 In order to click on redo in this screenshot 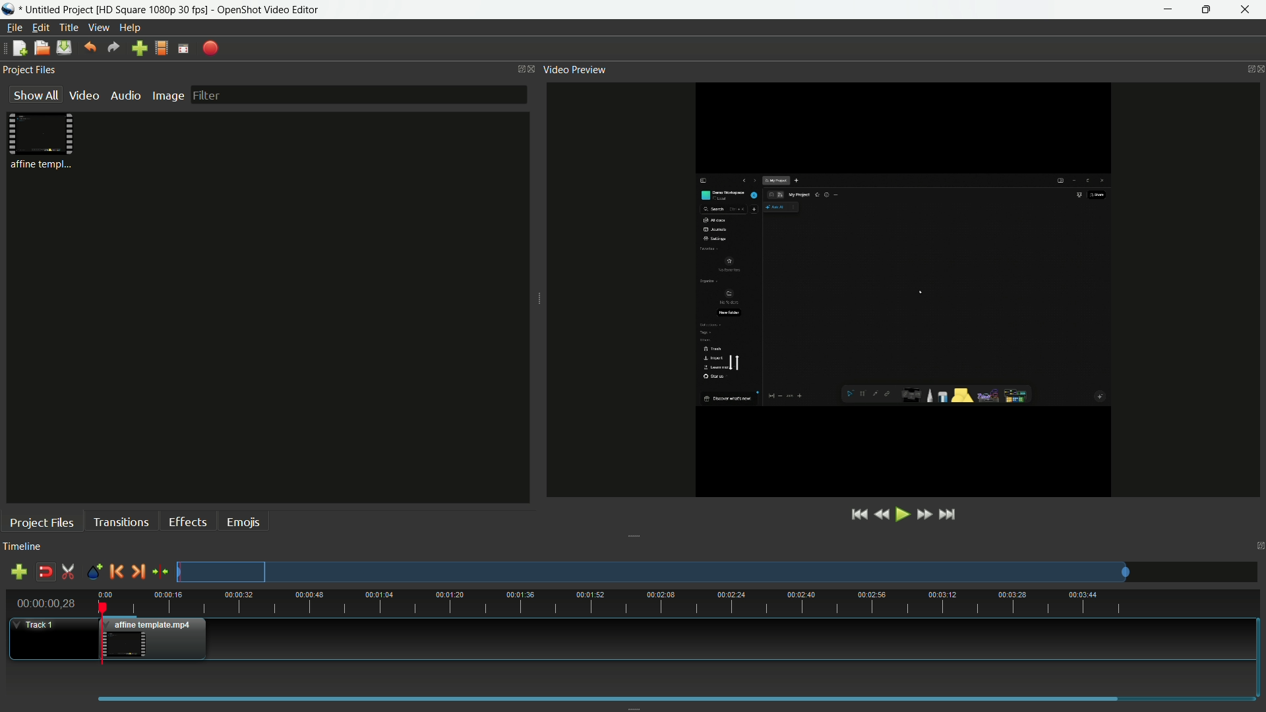, I will do `click(114, 47)`.